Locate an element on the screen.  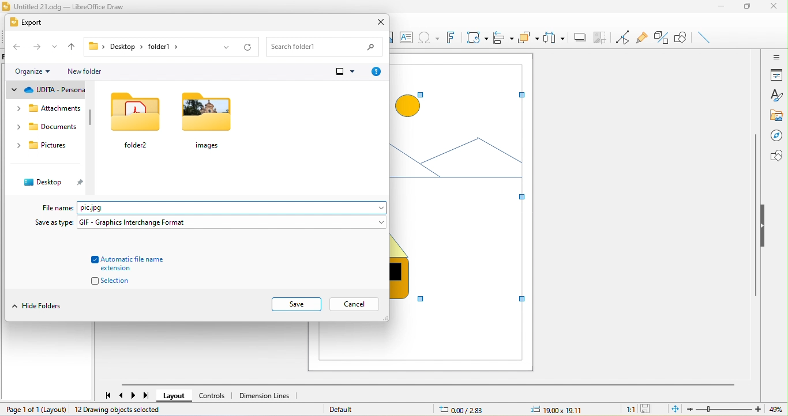
style is located at coordinates (777, 95).